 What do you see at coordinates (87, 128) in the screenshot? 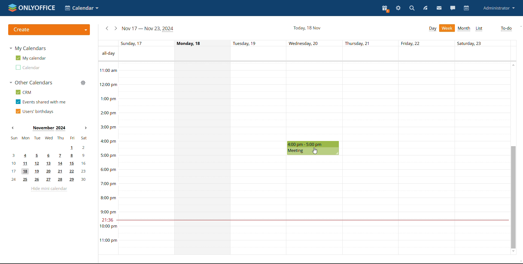
I see `next month` at bounding box center [87, 128].